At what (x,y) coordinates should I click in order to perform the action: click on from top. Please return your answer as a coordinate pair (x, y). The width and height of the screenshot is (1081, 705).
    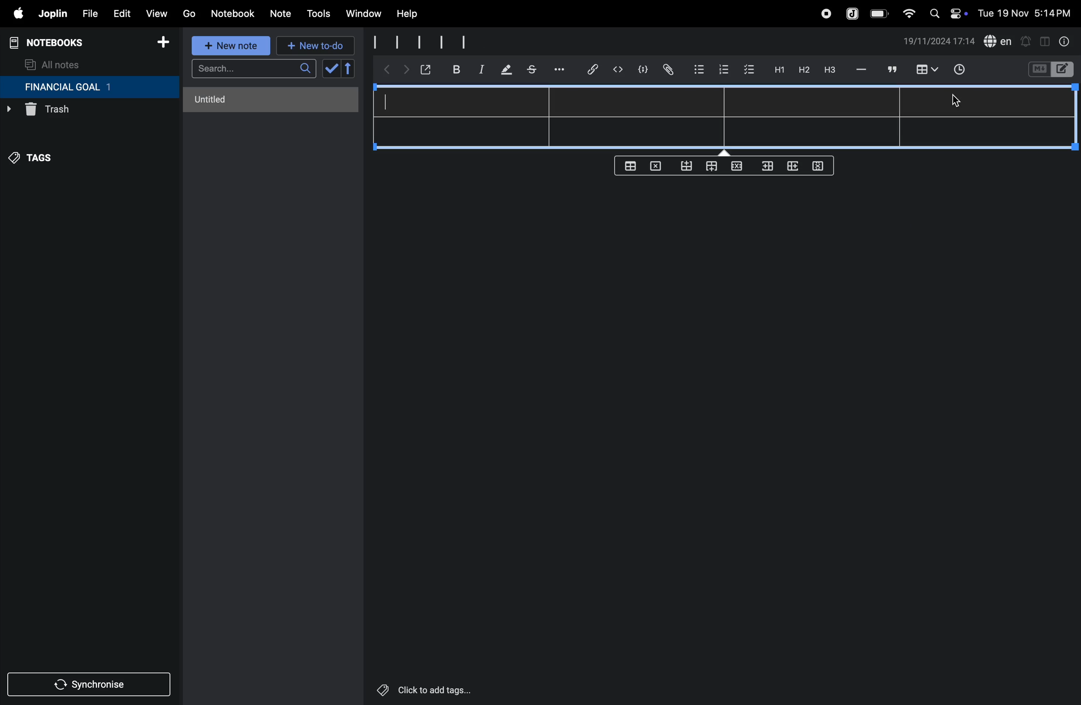
    Looking at the image, I should click on (709, 167).